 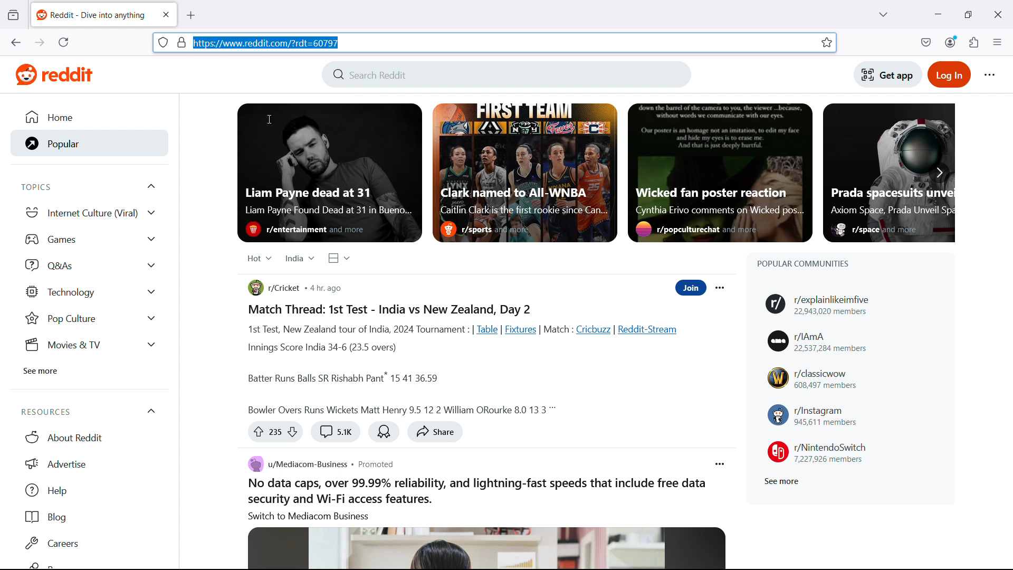 What do you see at coordinates (166, 14) in the screenshot?
I see `close tab` at bounding box center [166, 14].